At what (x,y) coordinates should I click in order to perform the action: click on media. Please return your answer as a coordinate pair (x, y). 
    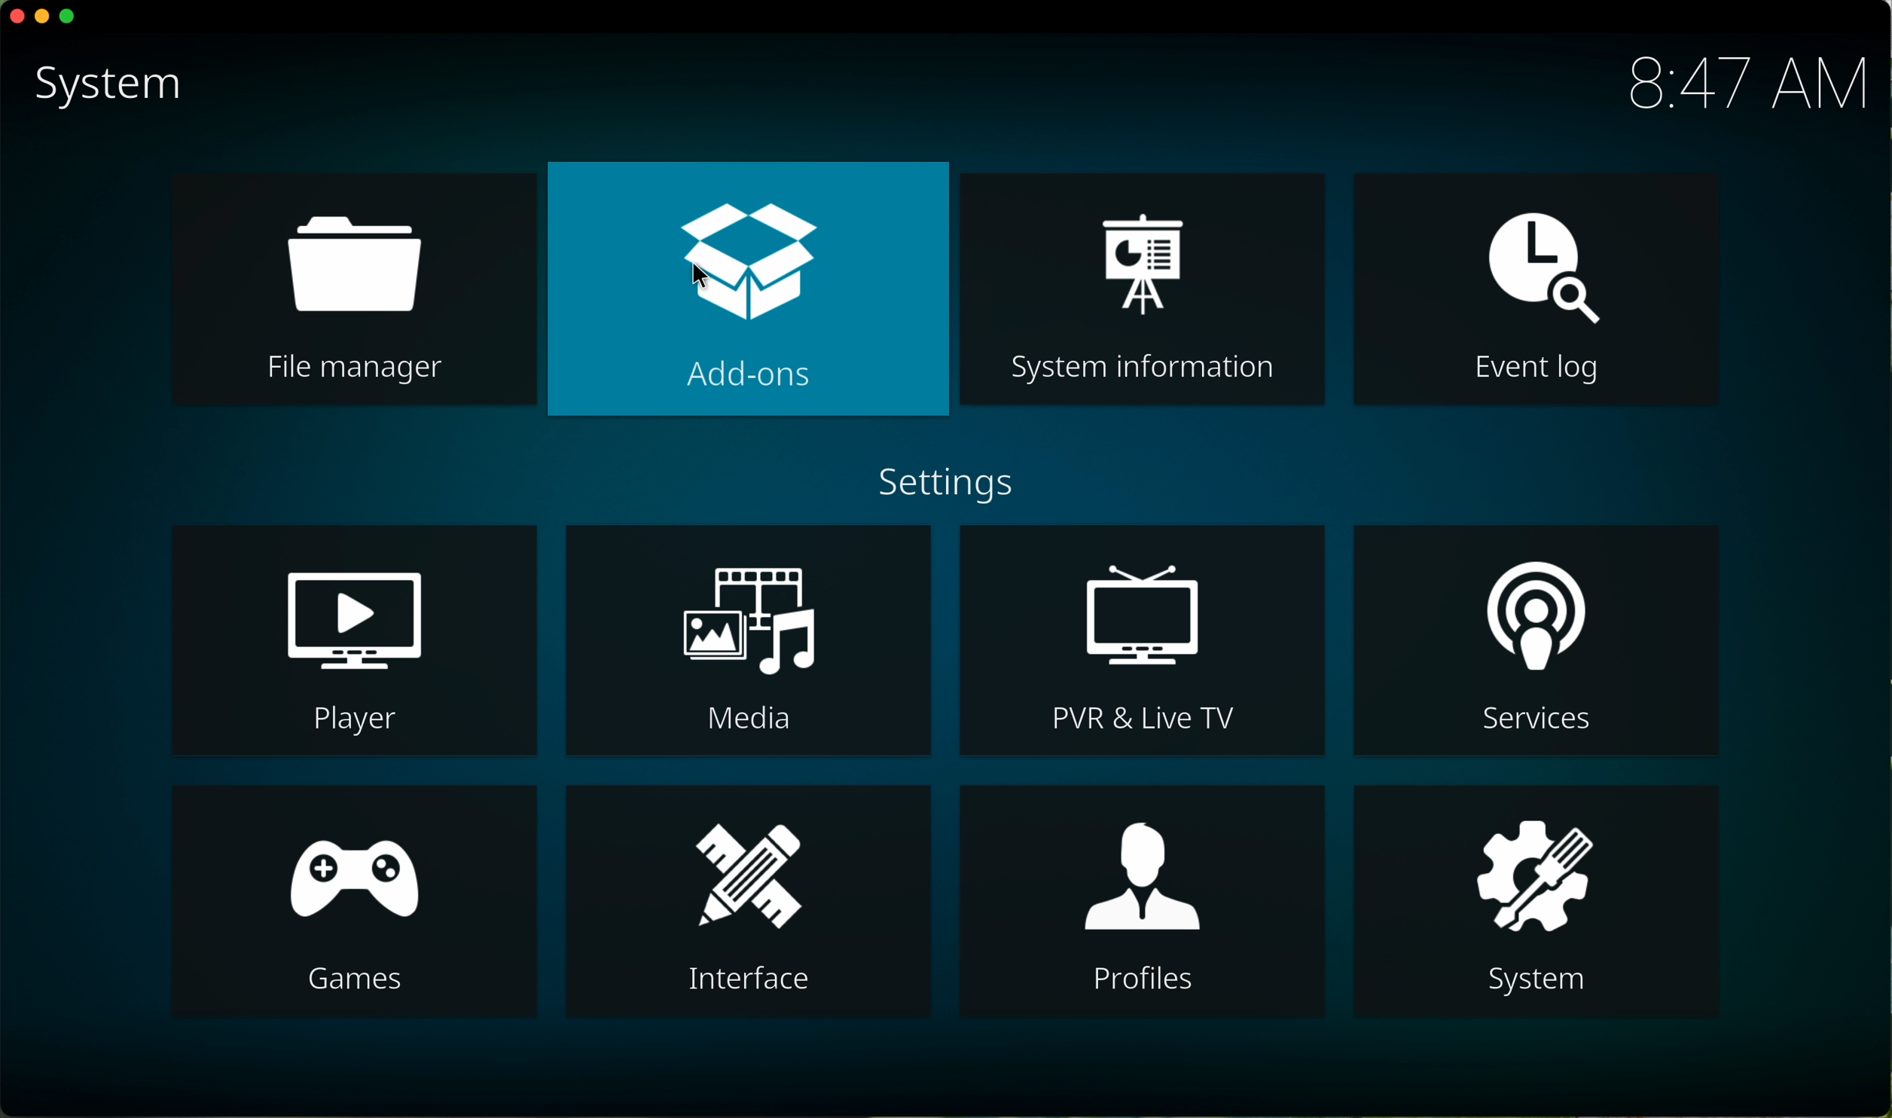
    Looking at the image, I should click on (747, 640).